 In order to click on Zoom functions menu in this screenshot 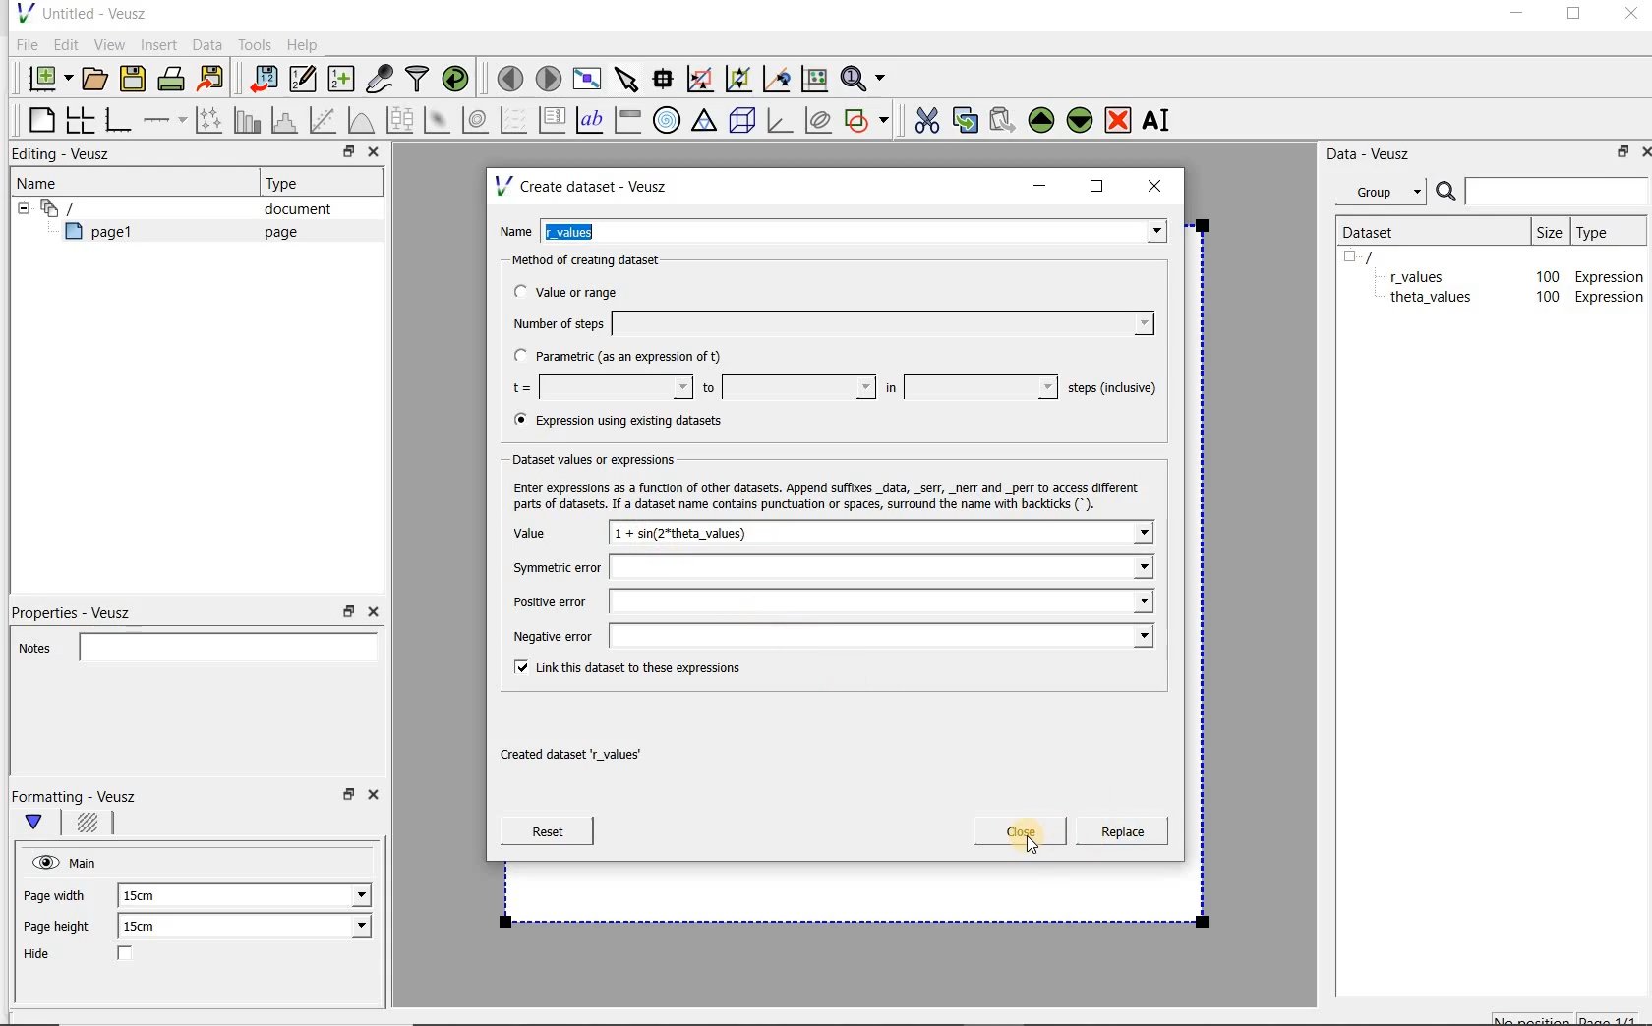, I will do `click(864, 74)`.